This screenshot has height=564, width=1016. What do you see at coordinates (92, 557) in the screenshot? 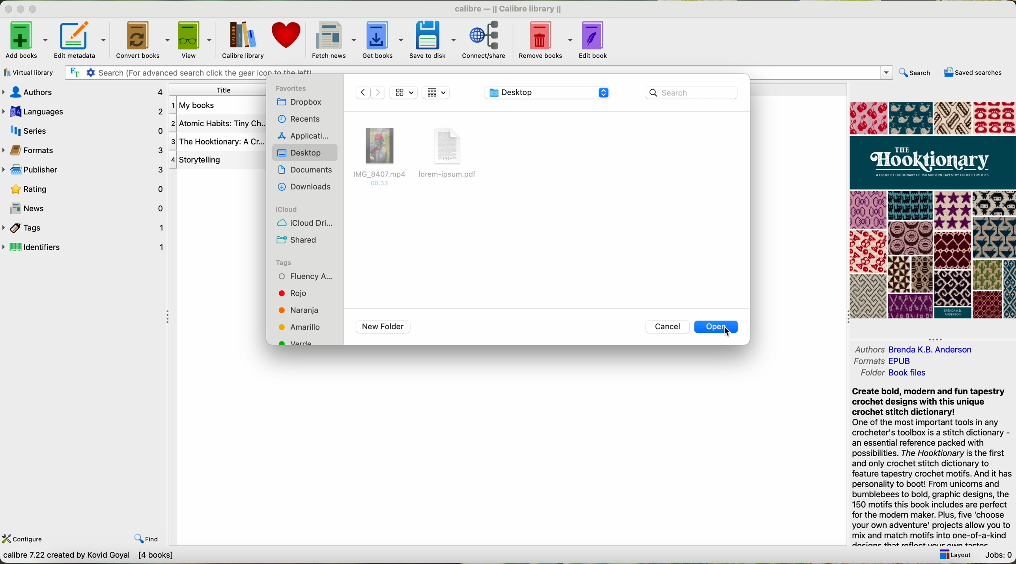
I see `convert books between different e-book formats` at bounding box center [92, 557].